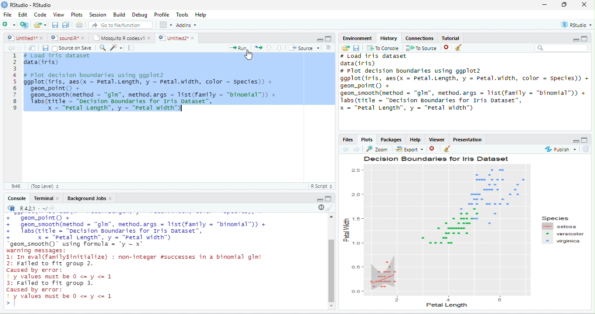 This screenshot has height=314, width=595. What do you see at coordinates (16, 117) in the screenshot?
I see `Line numbering` at bounding box center [16, 117].